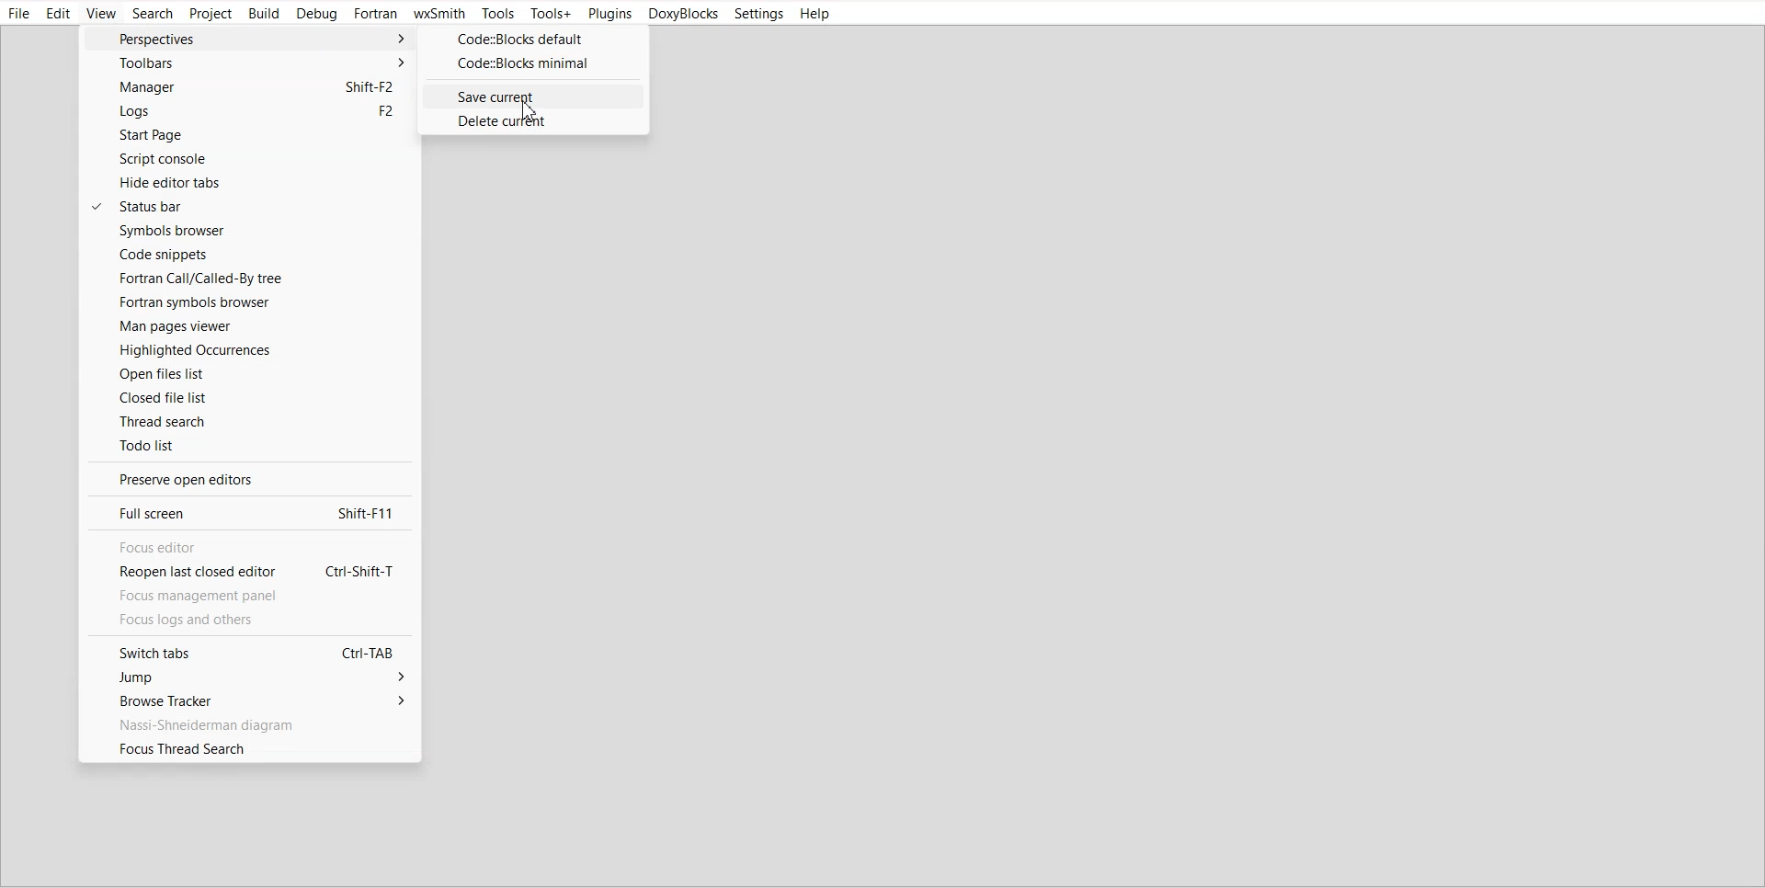 Image resolution: width=1765 pixels, height=888 pixels. What do you see at coordinates (248, 349) in the screenshot?
I see `Highlighted Occurrences` at bounding box center [248, 349].